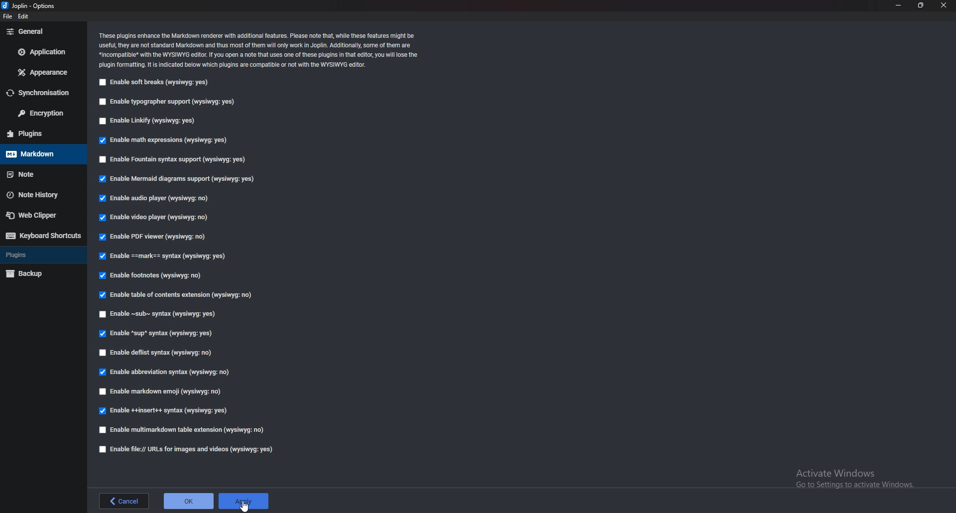  What do you see at coordinates (180, 430) in the screenshot?
I see `enable multi markdown table extension` at bounding box center [180, 430].